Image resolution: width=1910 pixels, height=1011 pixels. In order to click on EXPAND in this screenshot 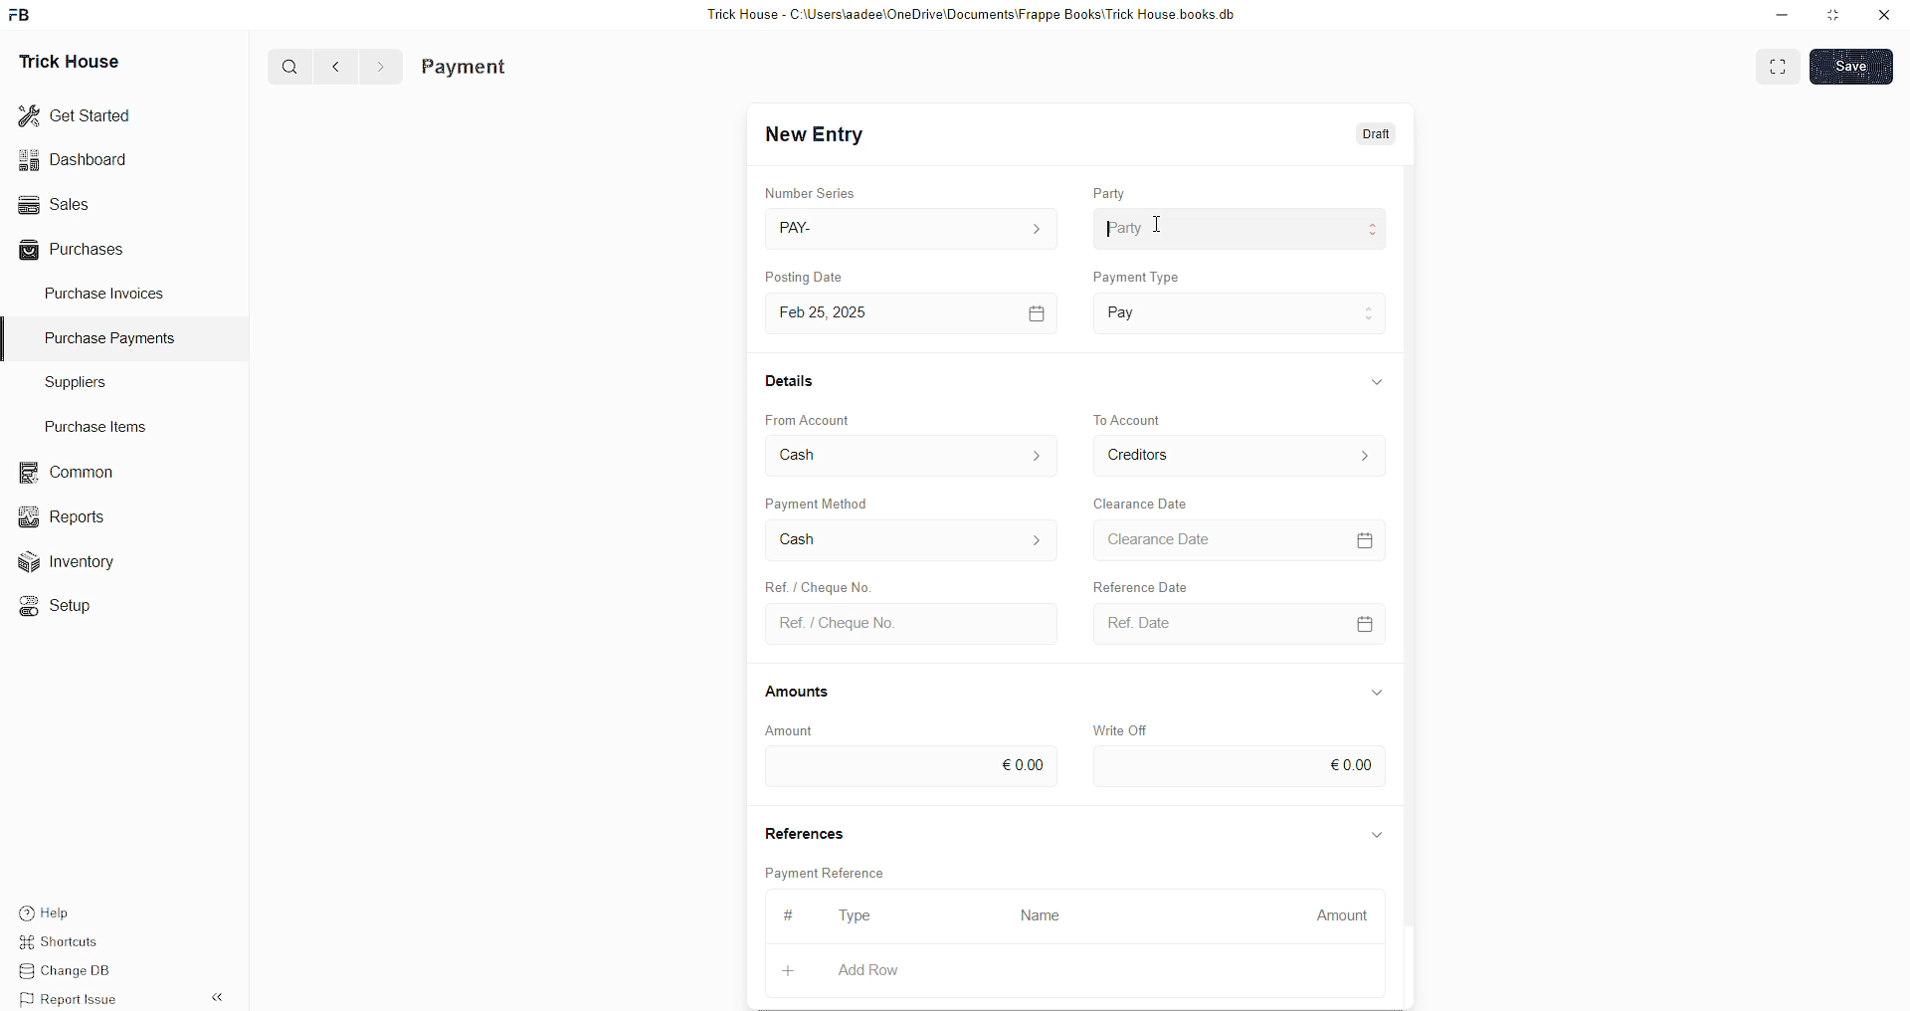, I will do `click(1781, 65)`.